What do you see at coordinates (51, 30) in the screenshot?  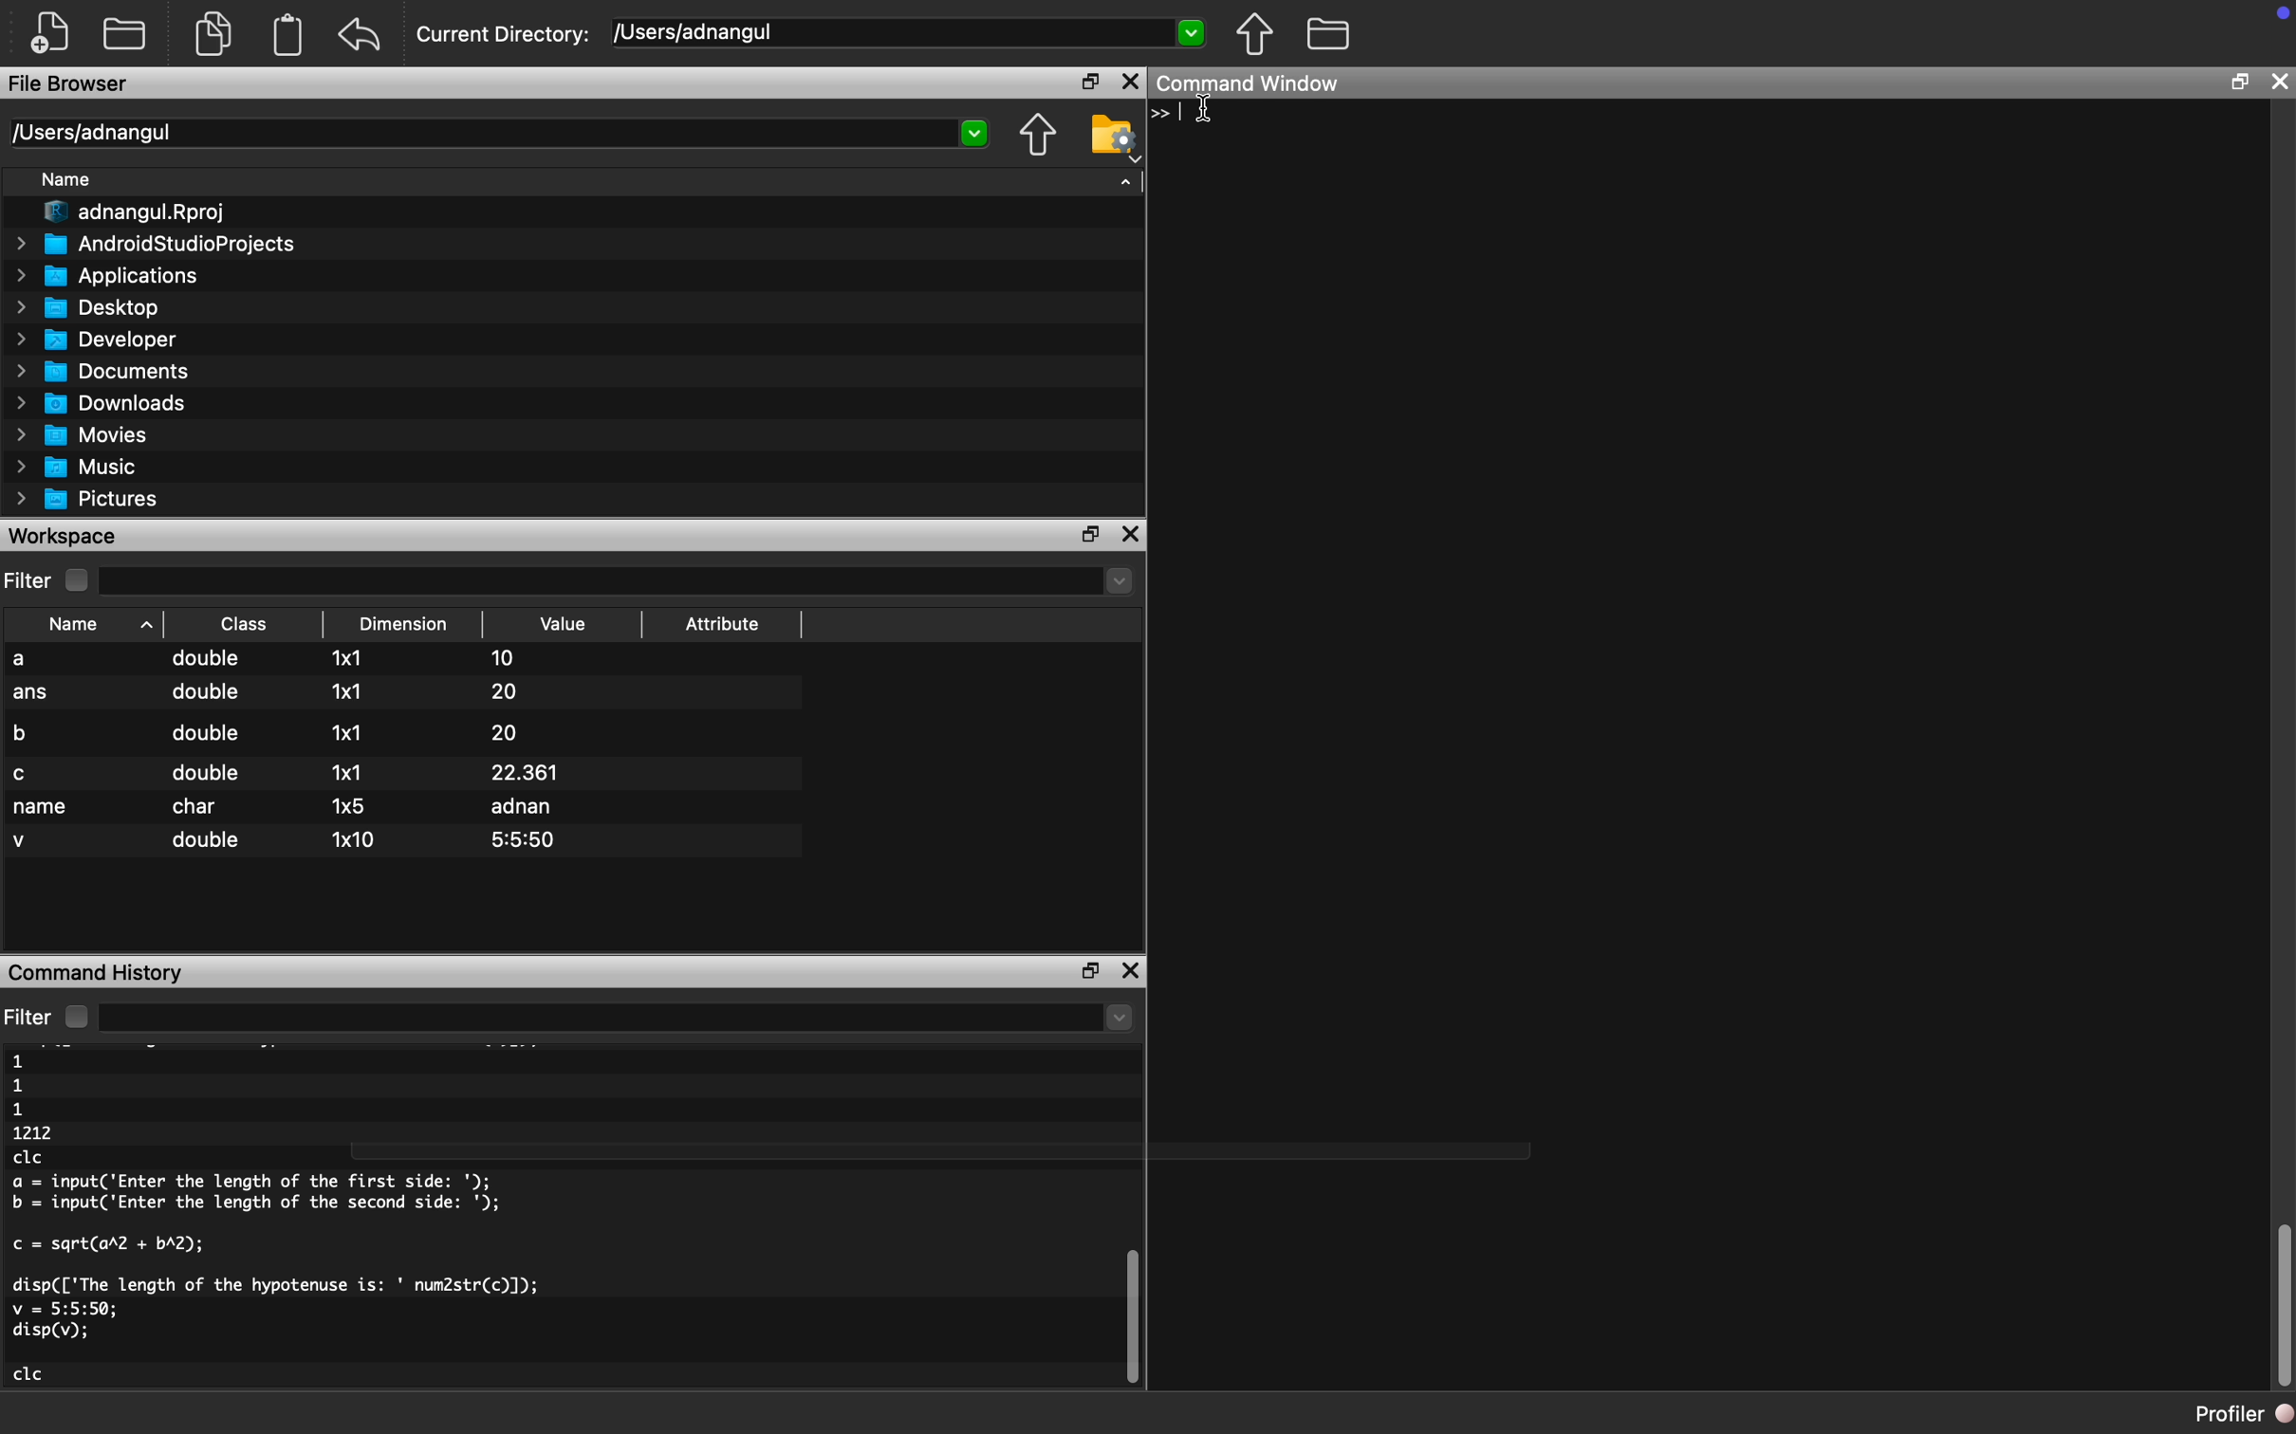 I see `New file` at bounding box center [51, 30].